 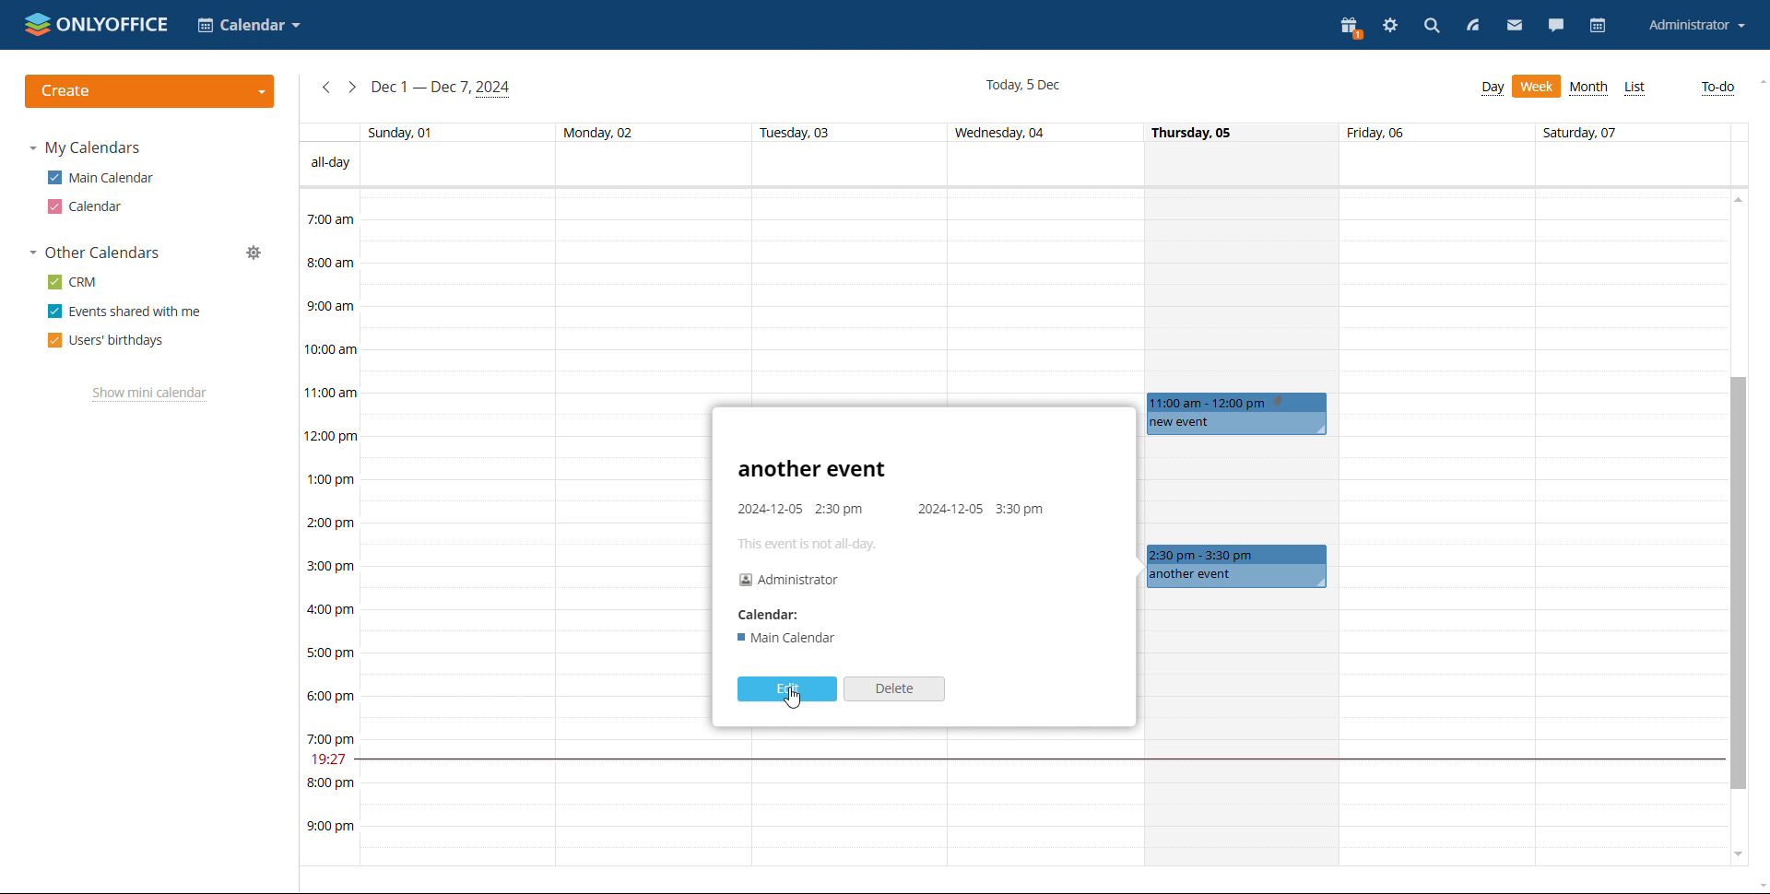 What do you see at coordinates (1493, 88) in the screenshot?
I see `week view` at bounding box center [1493, 88].